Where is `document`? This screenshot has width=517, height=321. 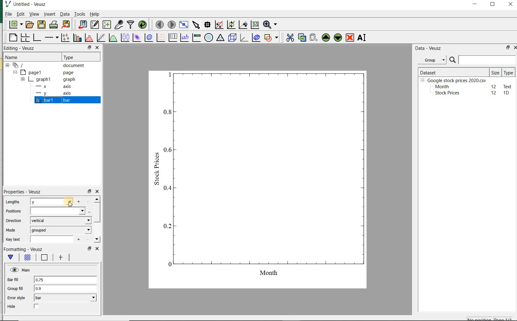 document is located at coordinates (48, 65).